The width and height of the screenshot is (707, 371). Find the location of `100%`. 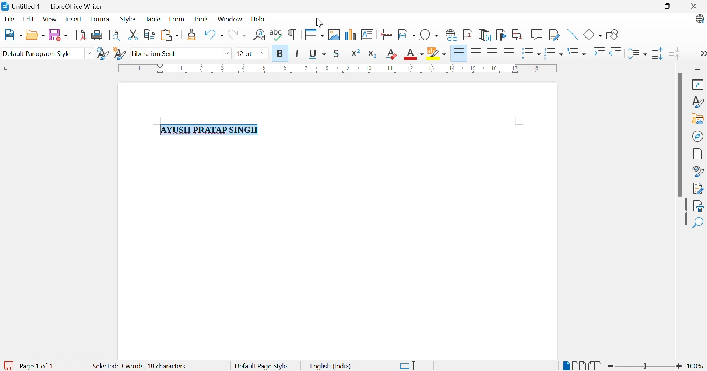

100% is located at coordinates (696, 365).